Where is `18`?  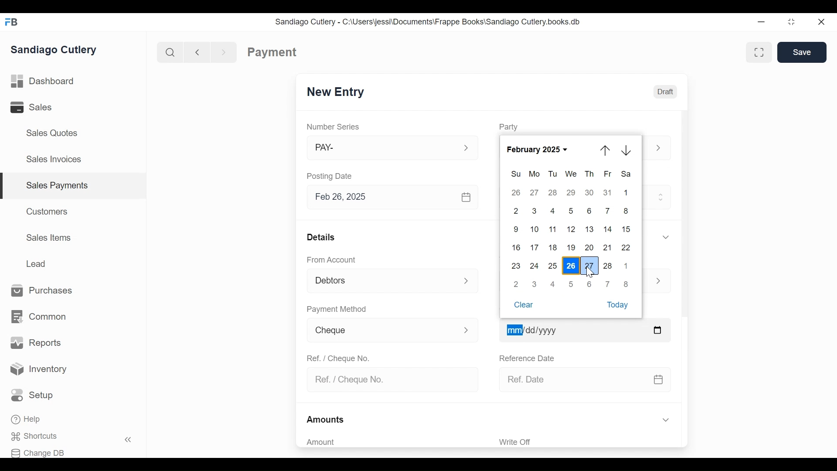 18 is located at coordinates (554, 247).